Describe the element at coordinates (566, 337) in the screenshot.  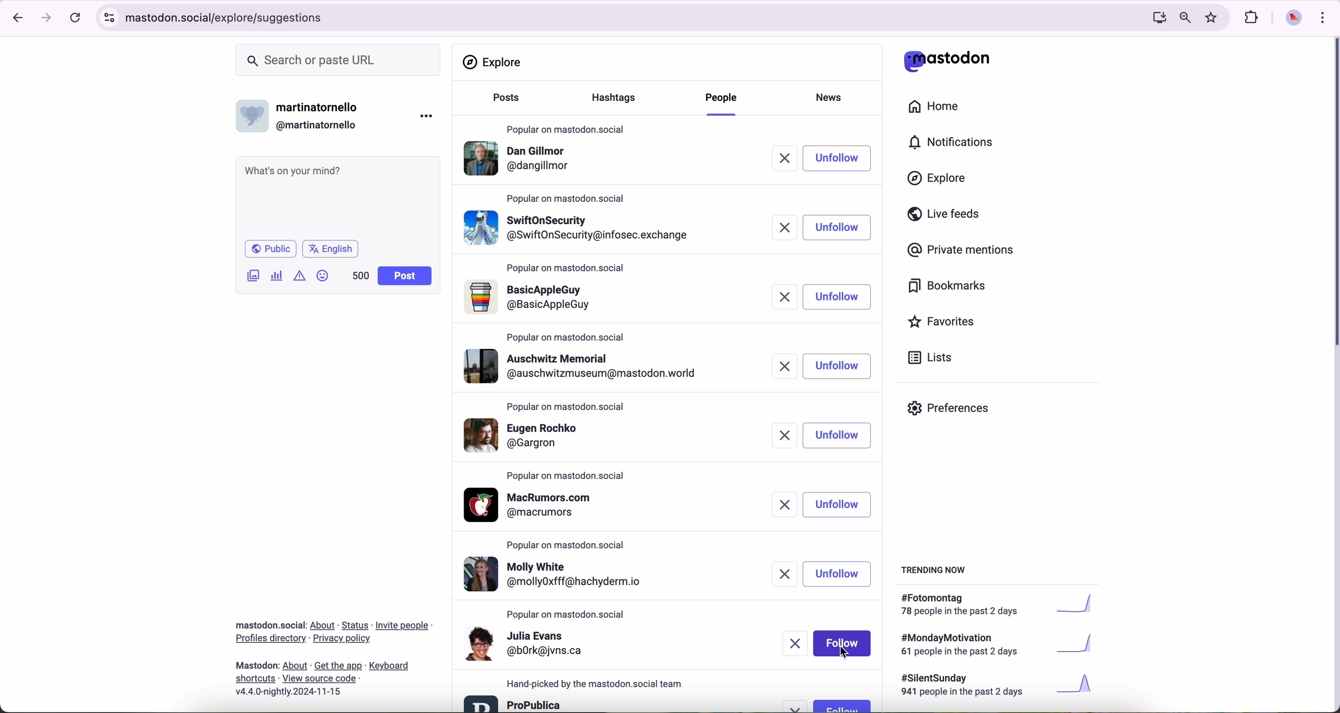
I see `popular` at that location.